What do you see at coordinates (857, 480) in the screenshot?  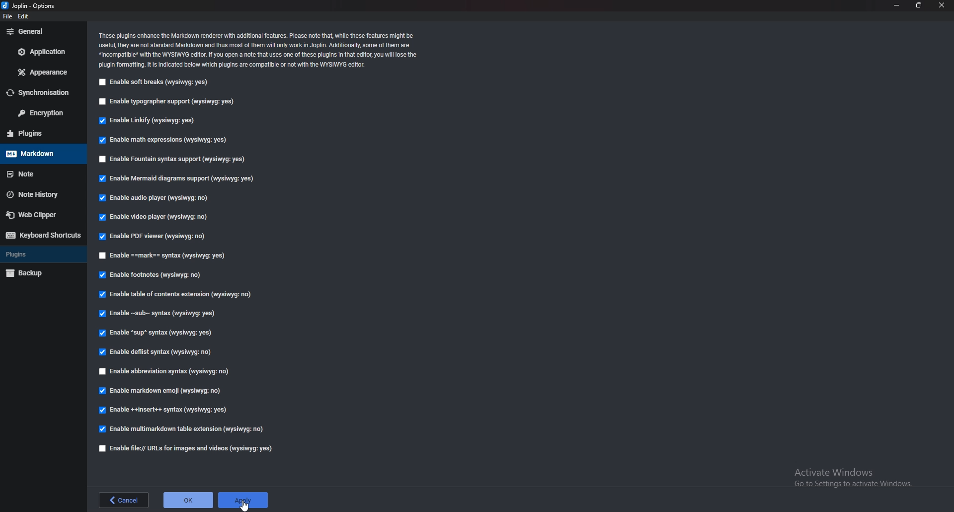 I see `Activate windows pop-up` at bounding box center [857, 480].